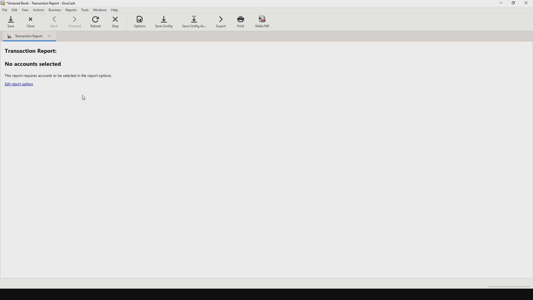 Image resolution: width=533 pixels, height=300 pixels. I want to click on *Unsaved Book - Transaction Report - GnuCash, so click(44, 3).